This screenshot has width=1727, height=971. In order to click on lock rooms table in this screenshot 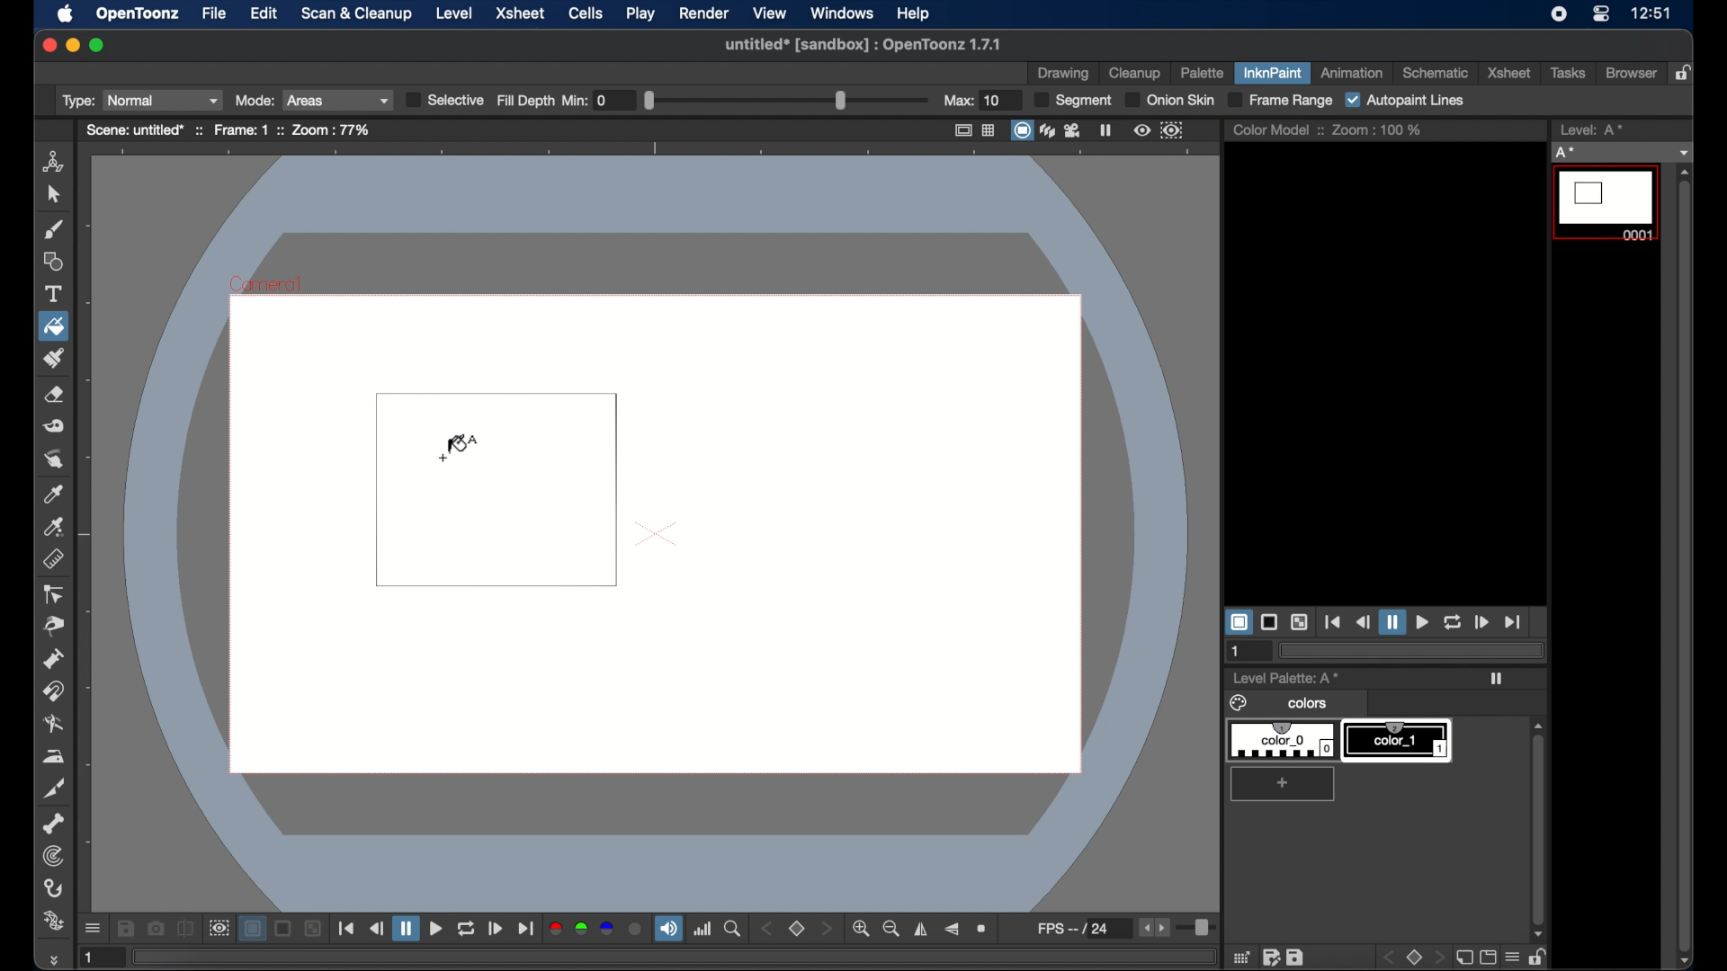, I will do `click(1686, 72)`.